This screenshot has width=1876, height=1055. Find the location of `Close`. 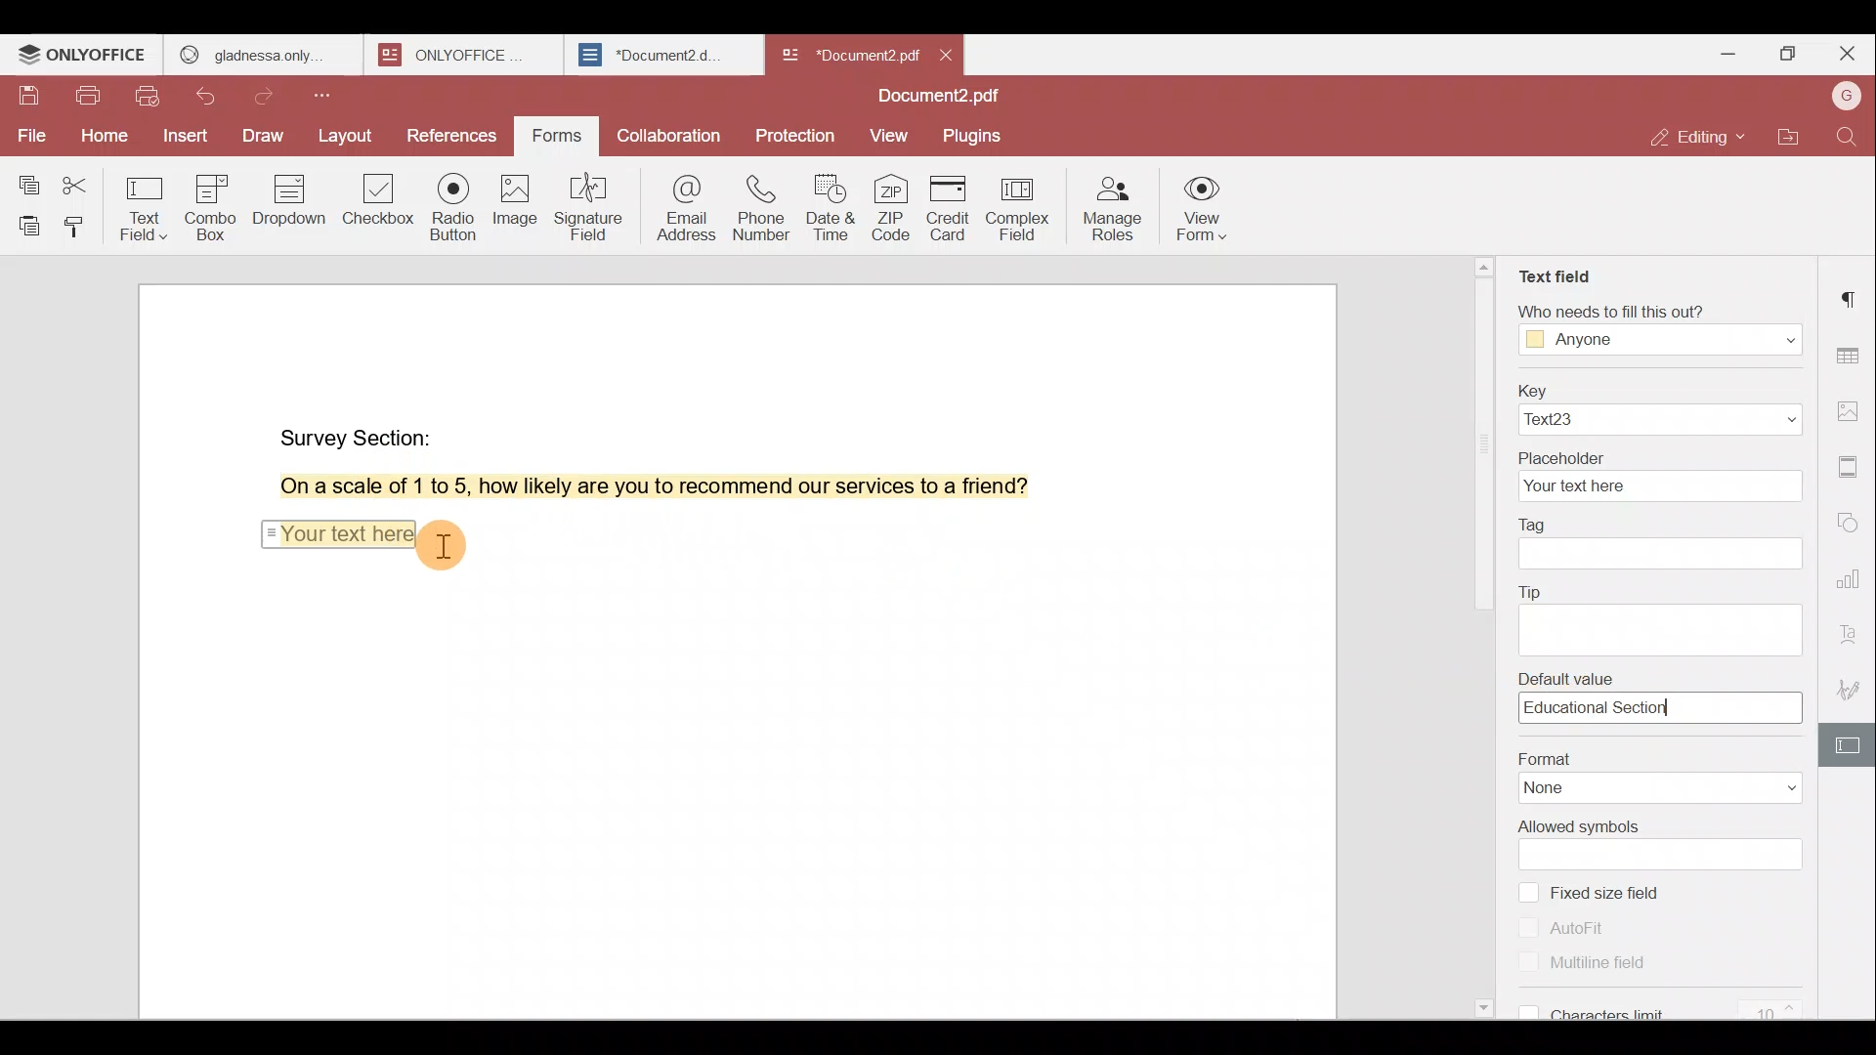

Close is located at coordinates (1847, 54).